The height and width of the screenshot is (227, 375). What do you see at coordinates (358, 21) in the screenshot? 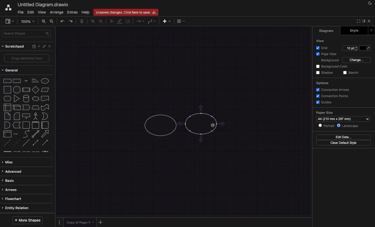
I see `fullscreen` at bounding box center [358, 21].